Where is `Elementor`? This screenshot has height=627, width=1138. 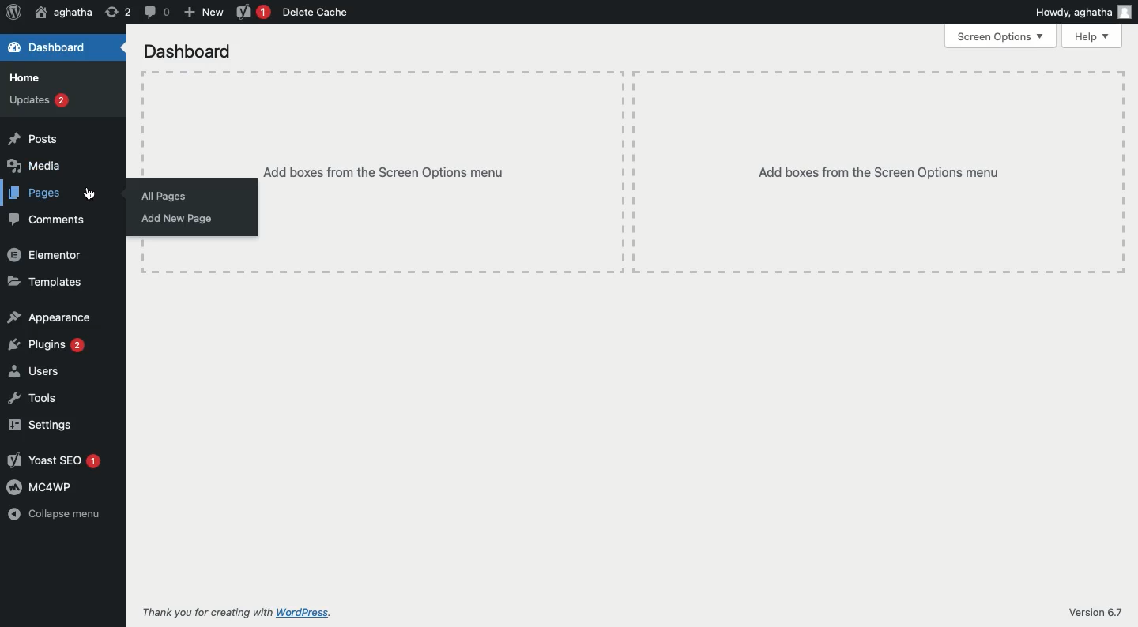
Elementor is located at coordinates (47, 255).